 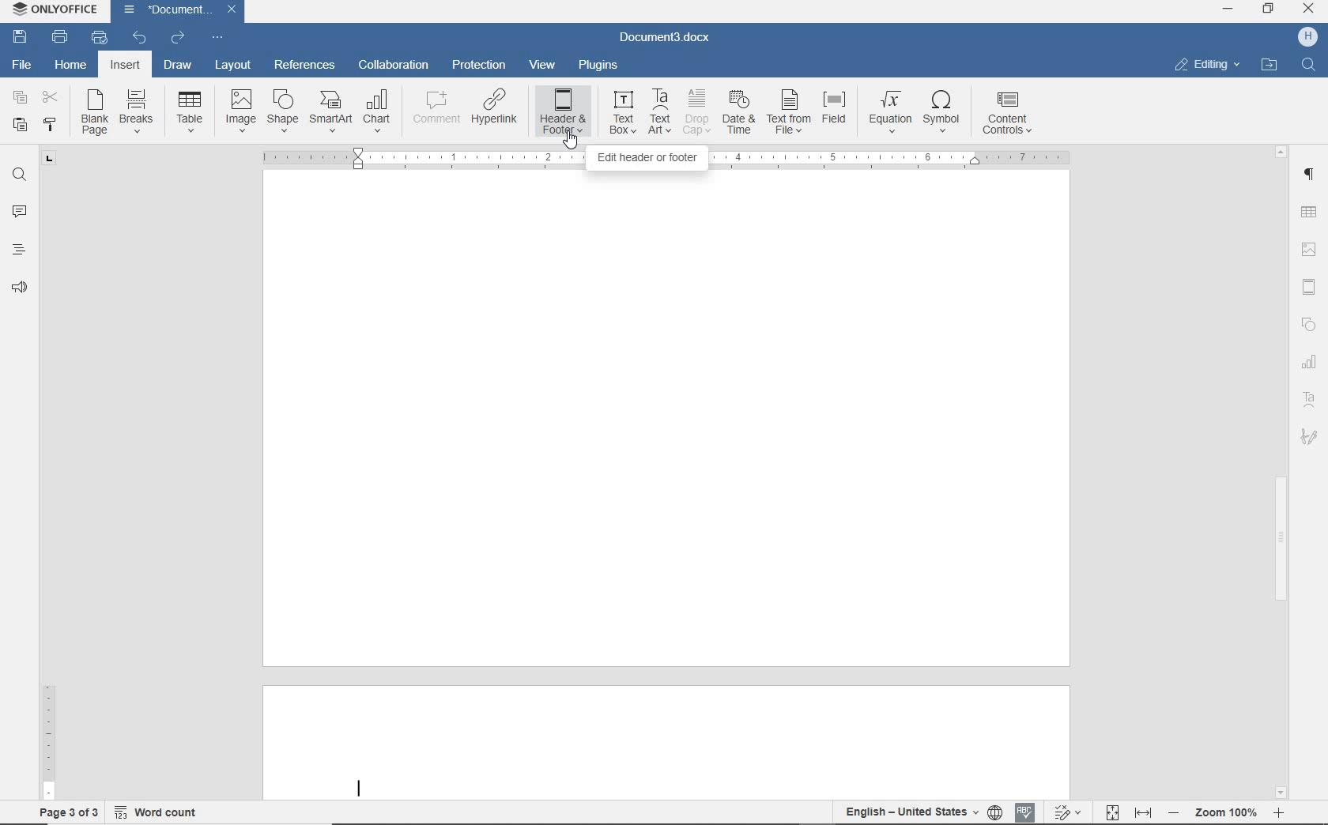 What do you see at coordinates (1312, 441) in the screenshot?
I see `Signature` at bounding box center [1312, 441].